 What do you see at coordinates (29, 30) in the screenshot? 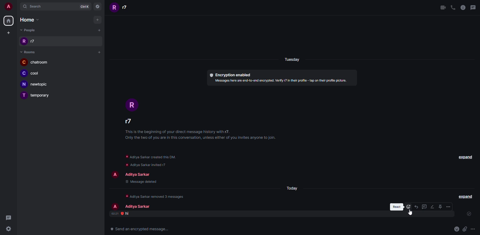
I see `people` at bounding box center [29, 30].